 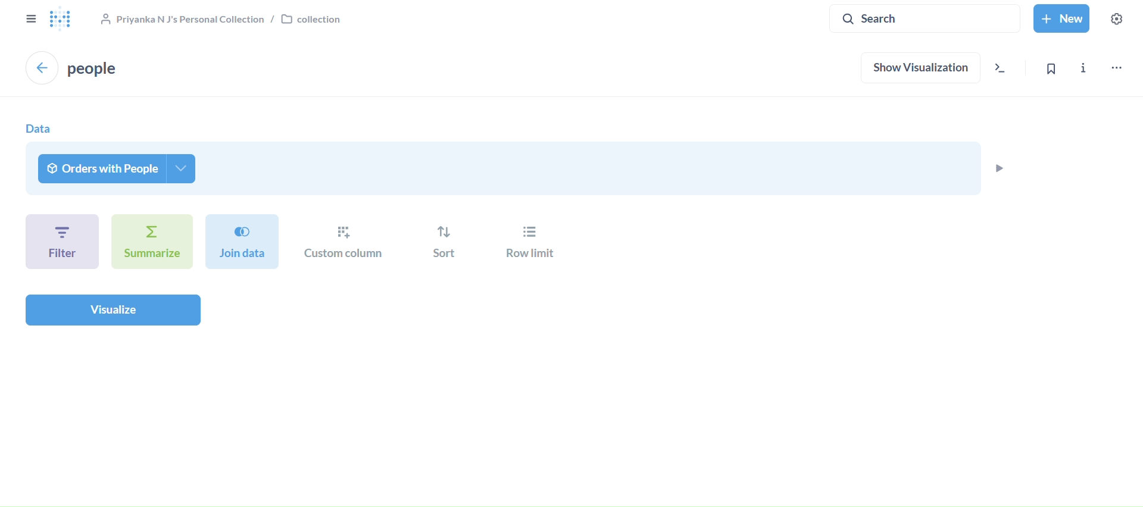 What do you see at coordinates (1086, 71) in the screenshot?
I see `info` at bounding box center [1086, 71].